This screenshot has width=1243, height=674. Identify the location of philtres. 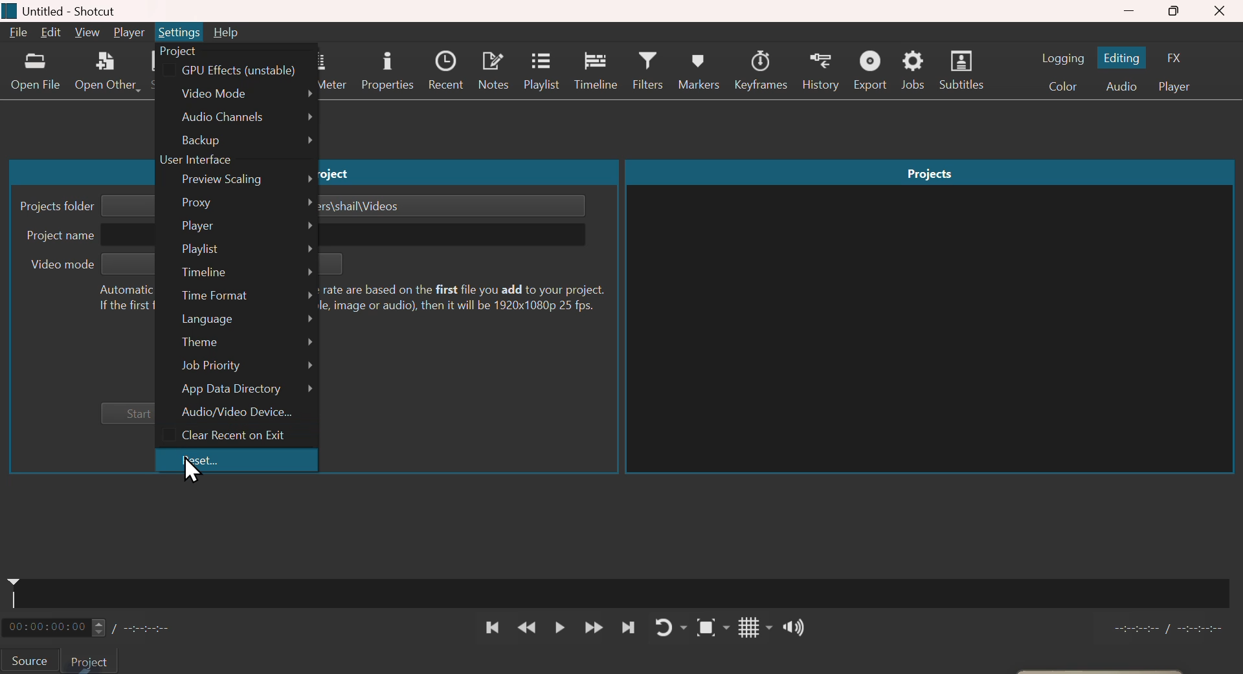
(651, 72).